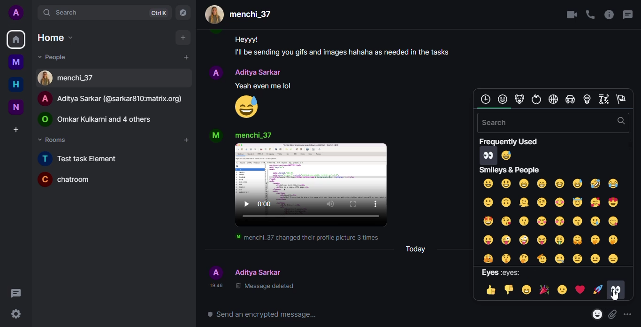 Image resolution: width=641 pixels, height=327 pixels. I want to click on people, so click(259, 72).